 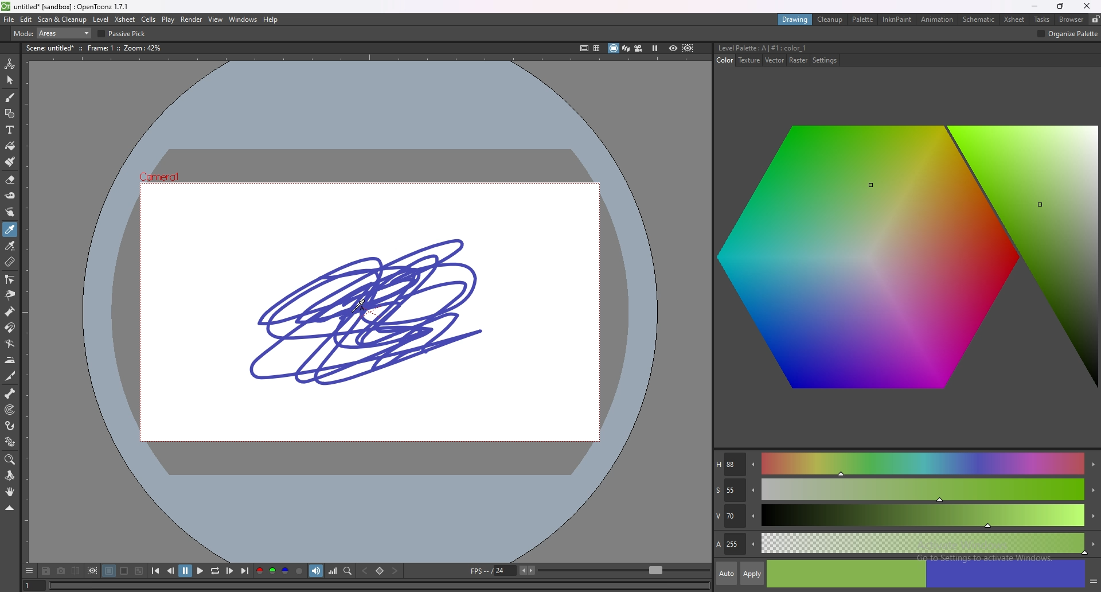 What do you see at coordinates (11, 161) in the screenshot?
I see `paintbrush tool` at bounding box center [11, 161].